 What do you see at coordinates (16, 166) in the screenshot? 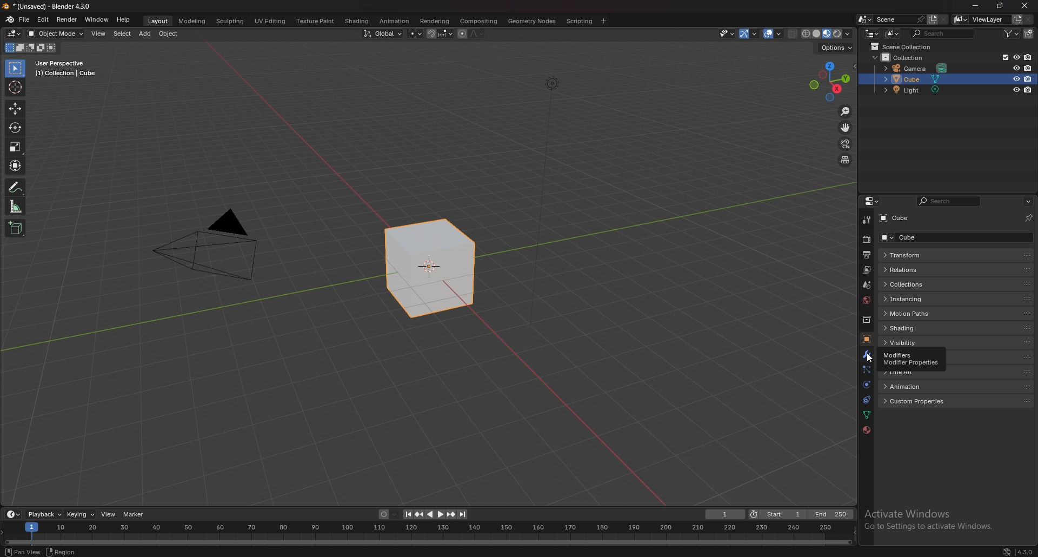
I see `transform` at bounding box center [16, 166].